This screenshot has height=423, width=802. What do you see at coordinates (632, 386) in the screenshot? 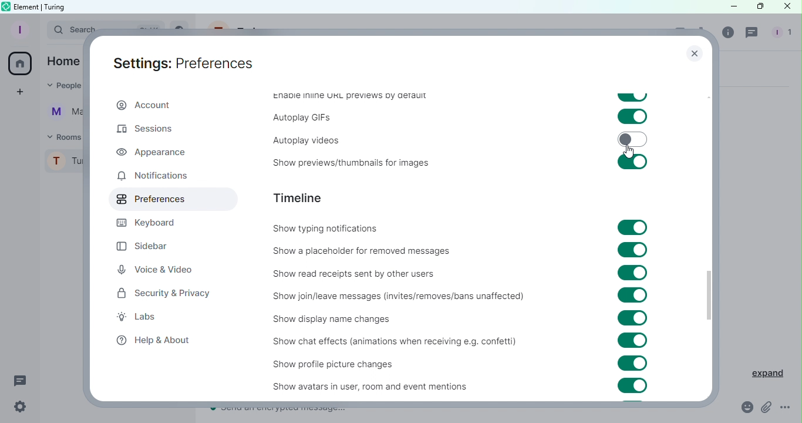
I see `Toggle` at bounding box center [632, 386].